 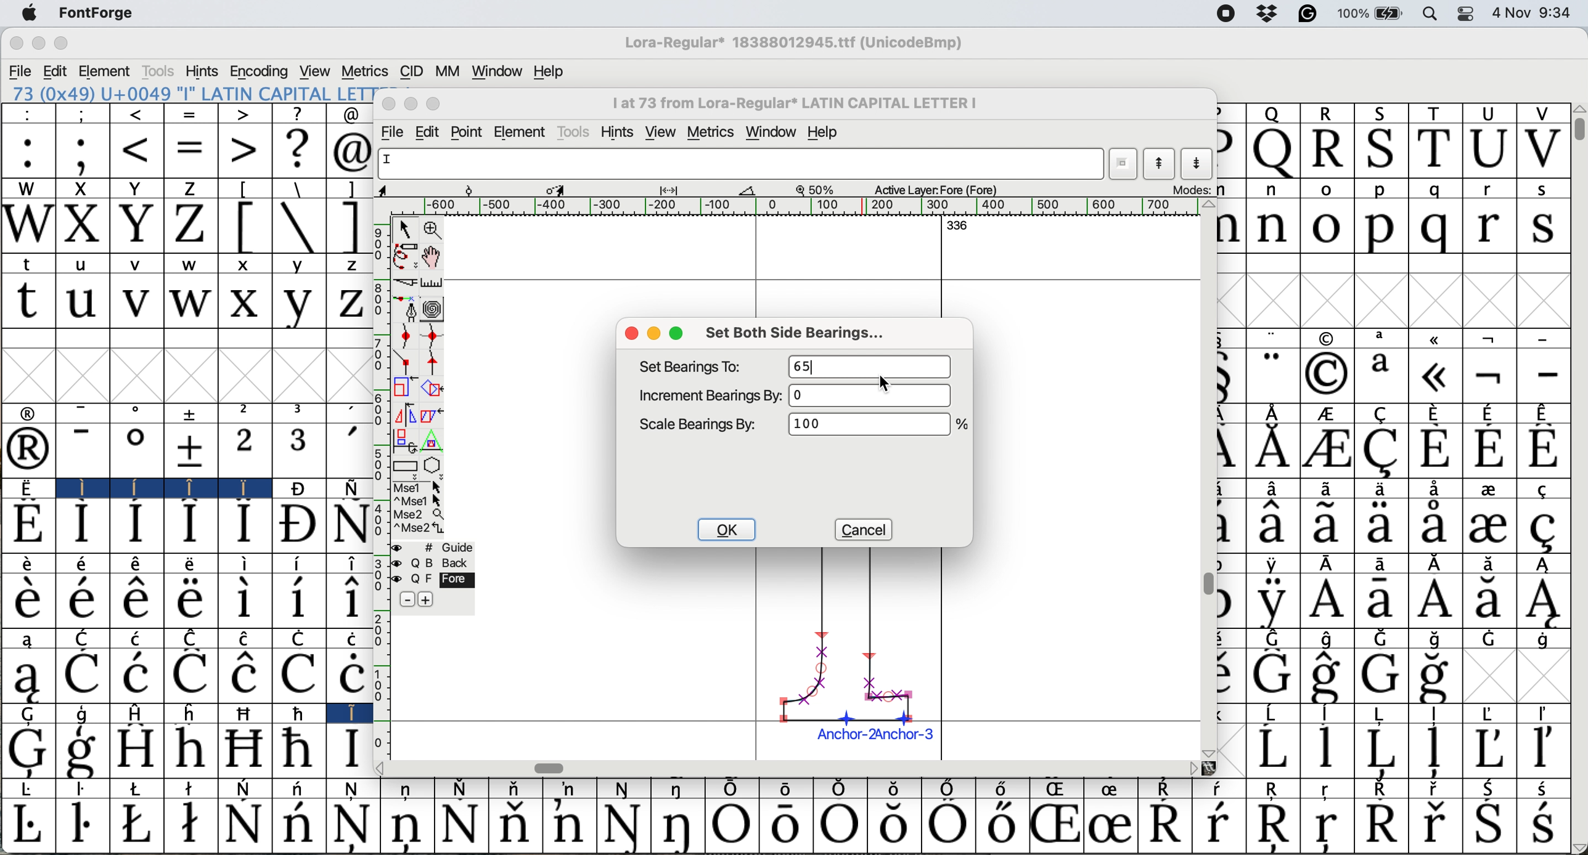 I want to click on Symbol, so click(x=1491, y=564).